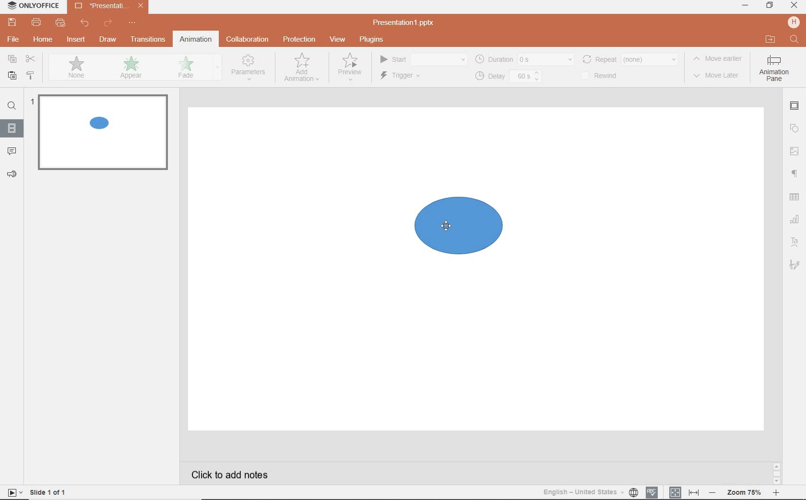  What do you see at coordinates (12, 107) in the screenshot?
I see `find` at bounding box center [12, 107].